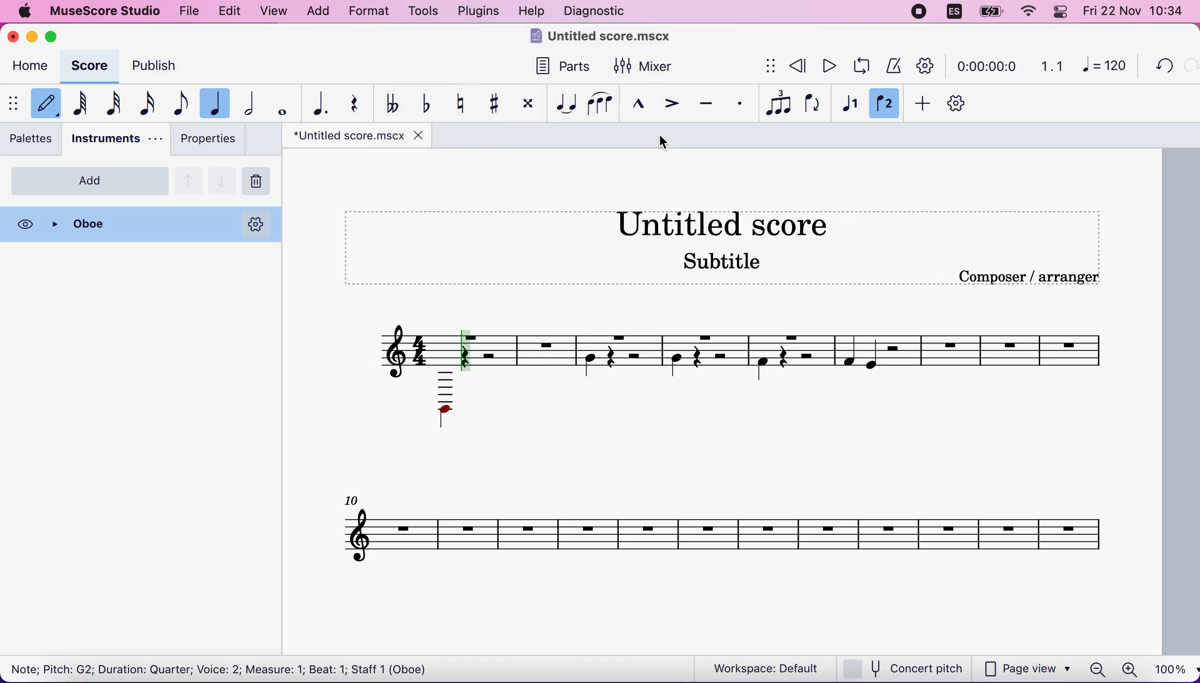 The width and height of the screenshot is (1200, 683). What do you see at coordinates (215, 103) in the screenshot?
I see `quarter note` at bounding box center [215, 103].